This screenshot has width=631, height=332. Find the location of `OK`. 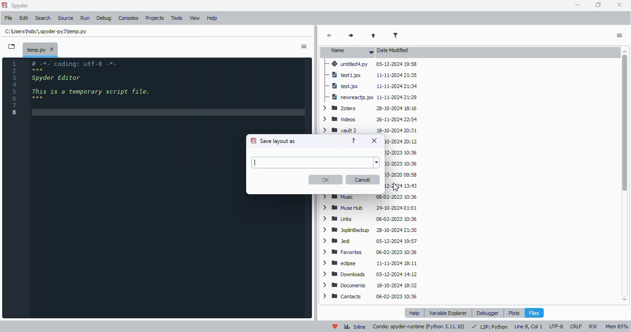

OK is located at coordinates (325, 179).